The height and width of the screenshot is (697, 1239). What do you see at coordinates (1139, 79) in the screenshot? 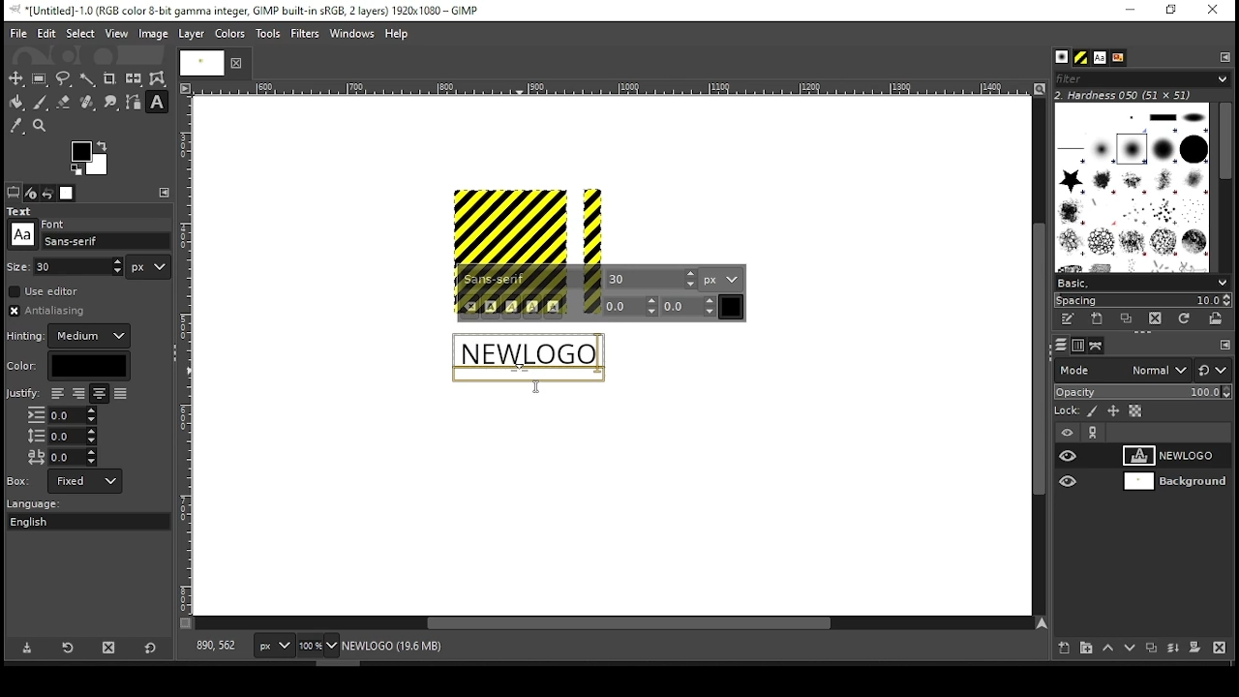
I see `filters` at bounding box center [1139, 79].